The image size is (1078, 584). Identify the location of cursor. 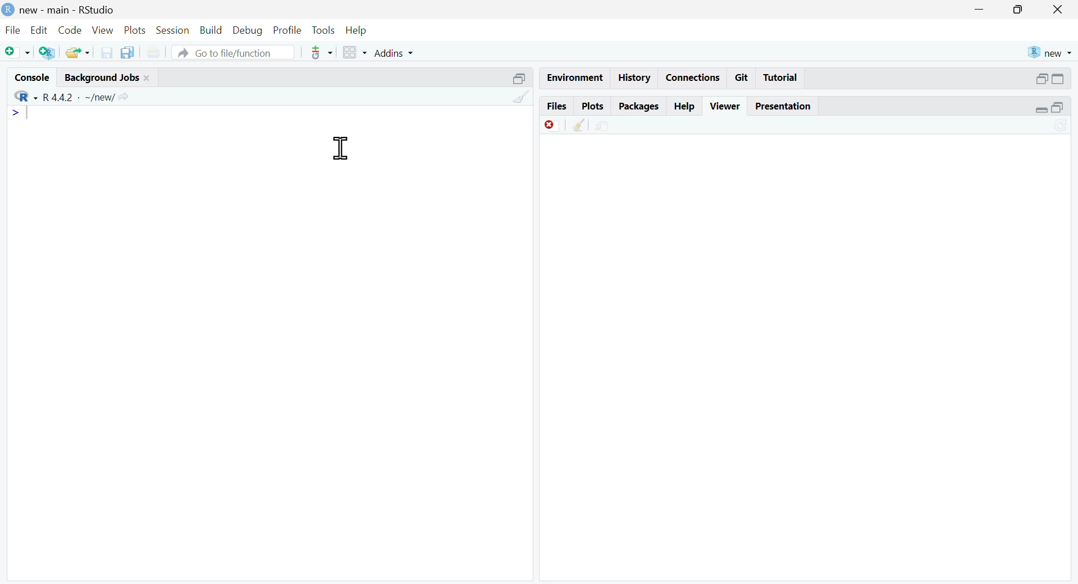
(342, 147).